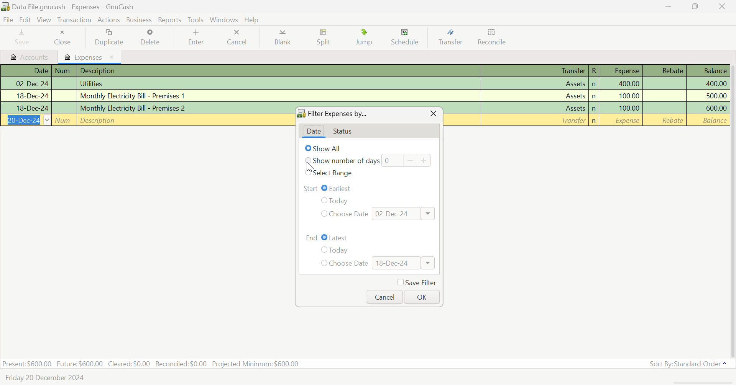 The width and height of the screenshot is (736, 385). What do you see at coordinates (336, 201) in the screenshot?
I see `Today` at bounding box center [336, 201].